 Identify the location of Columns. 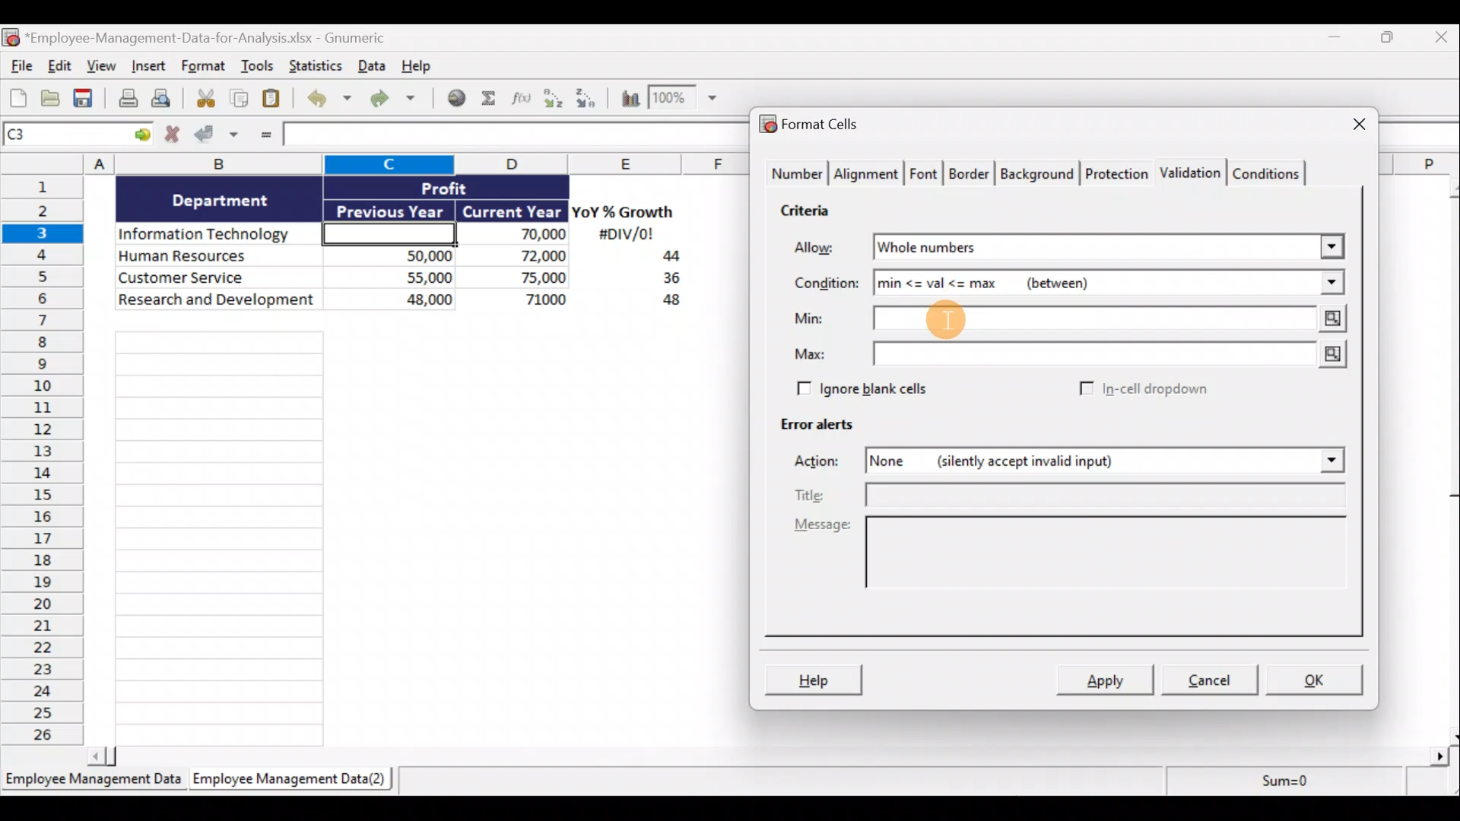
(381, 163).